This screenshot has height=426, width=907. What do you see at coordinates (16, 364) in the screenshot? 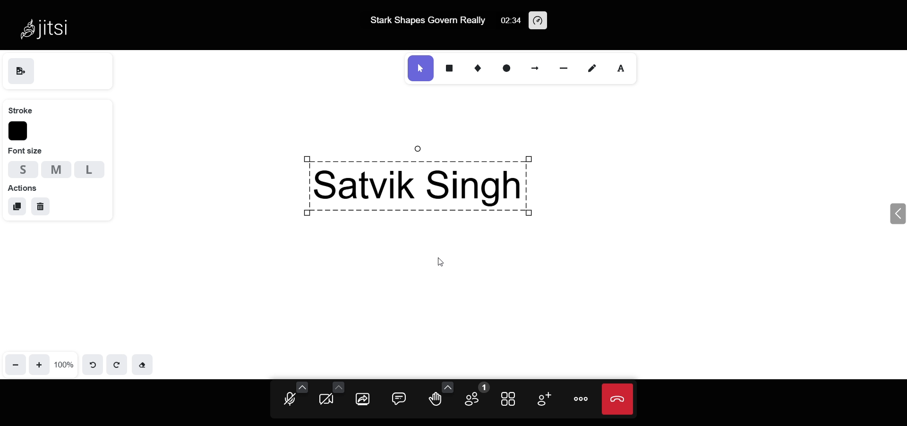
I see `zoom out` at bounding box center [16, 364].